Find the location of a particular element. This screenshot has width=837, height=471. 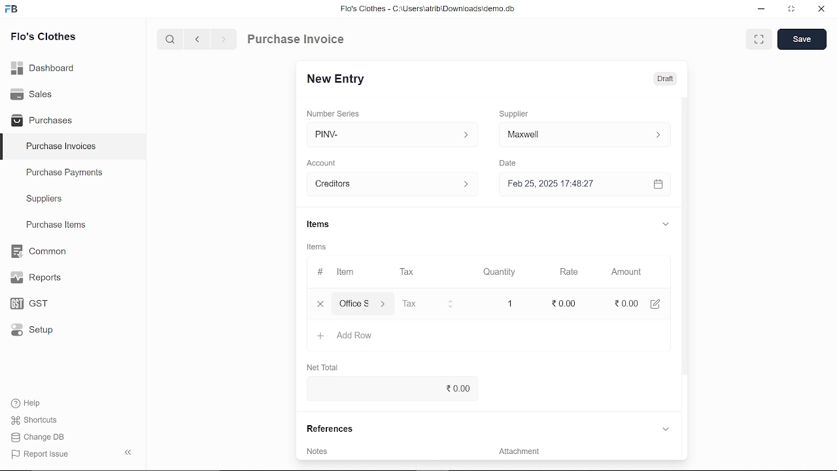

expand is located at coordinates (666, 226).